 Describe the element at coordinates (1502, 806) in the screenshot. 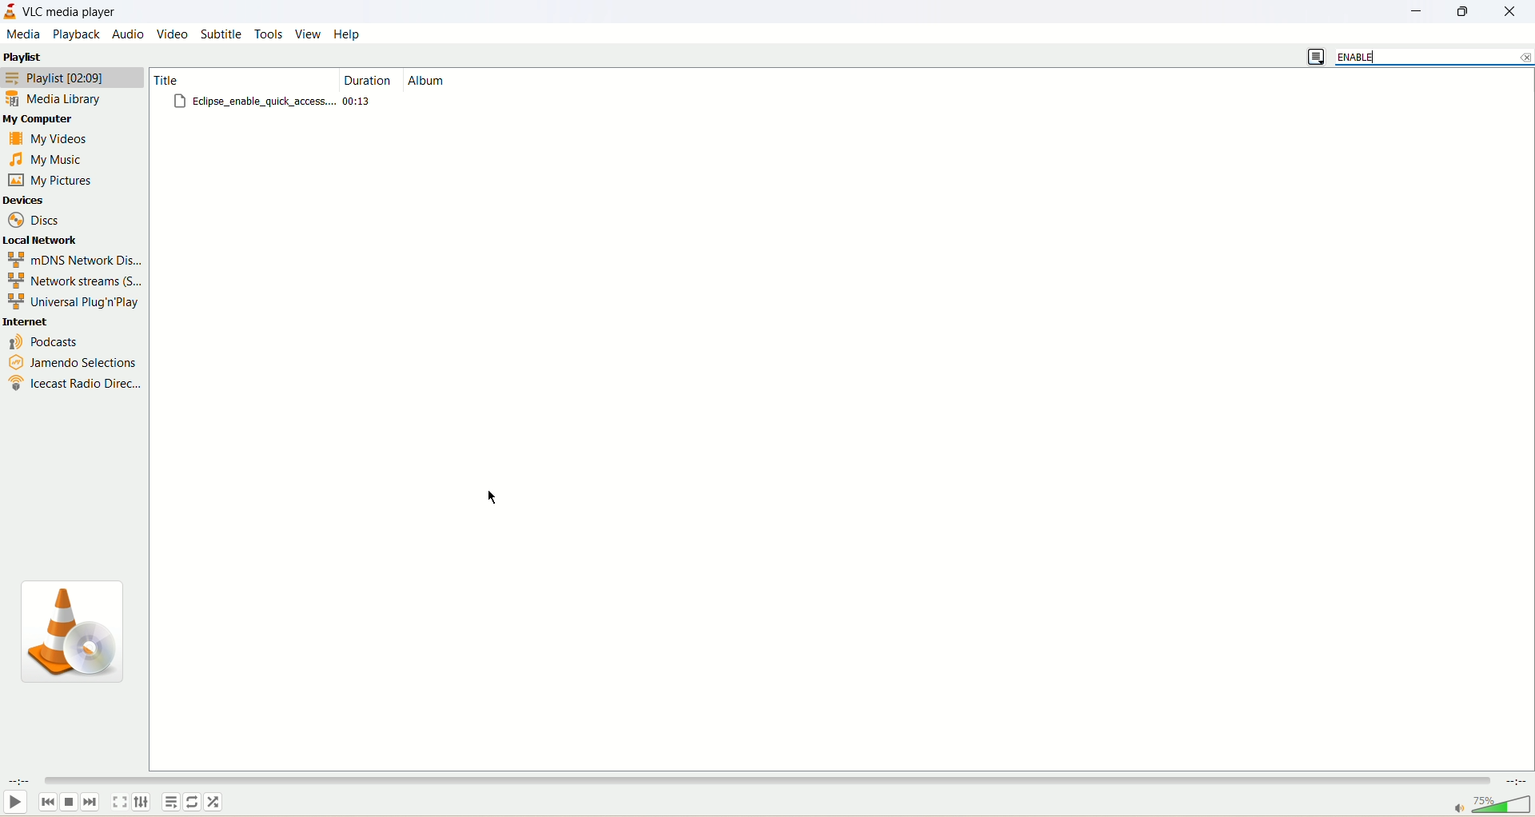

I see `volume bar` at that location.